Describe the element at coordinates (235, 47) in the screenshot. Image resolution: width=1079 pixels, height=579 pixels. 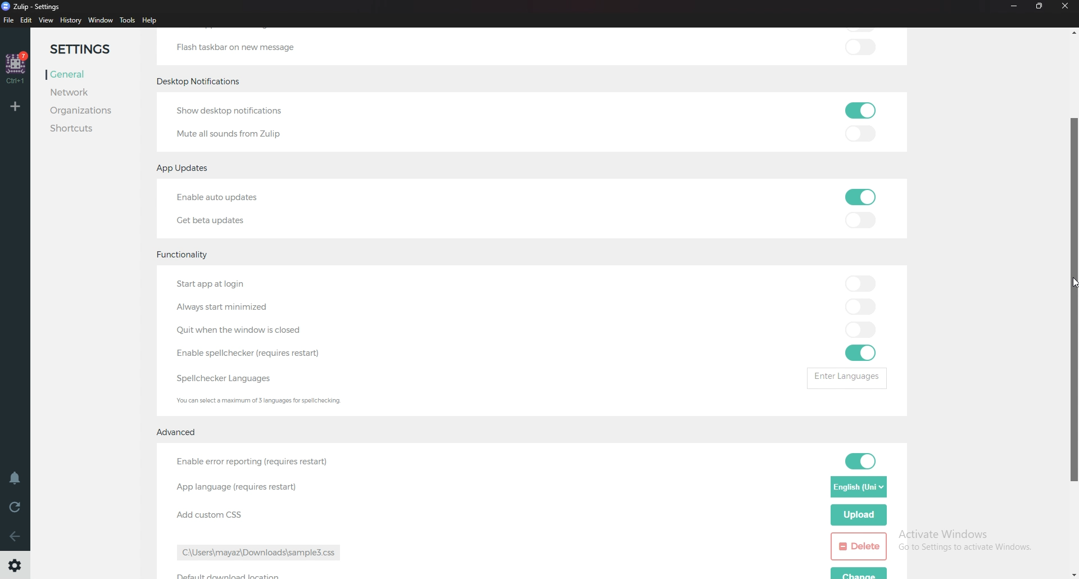
I see `Flash taskbar on new message` at that location.